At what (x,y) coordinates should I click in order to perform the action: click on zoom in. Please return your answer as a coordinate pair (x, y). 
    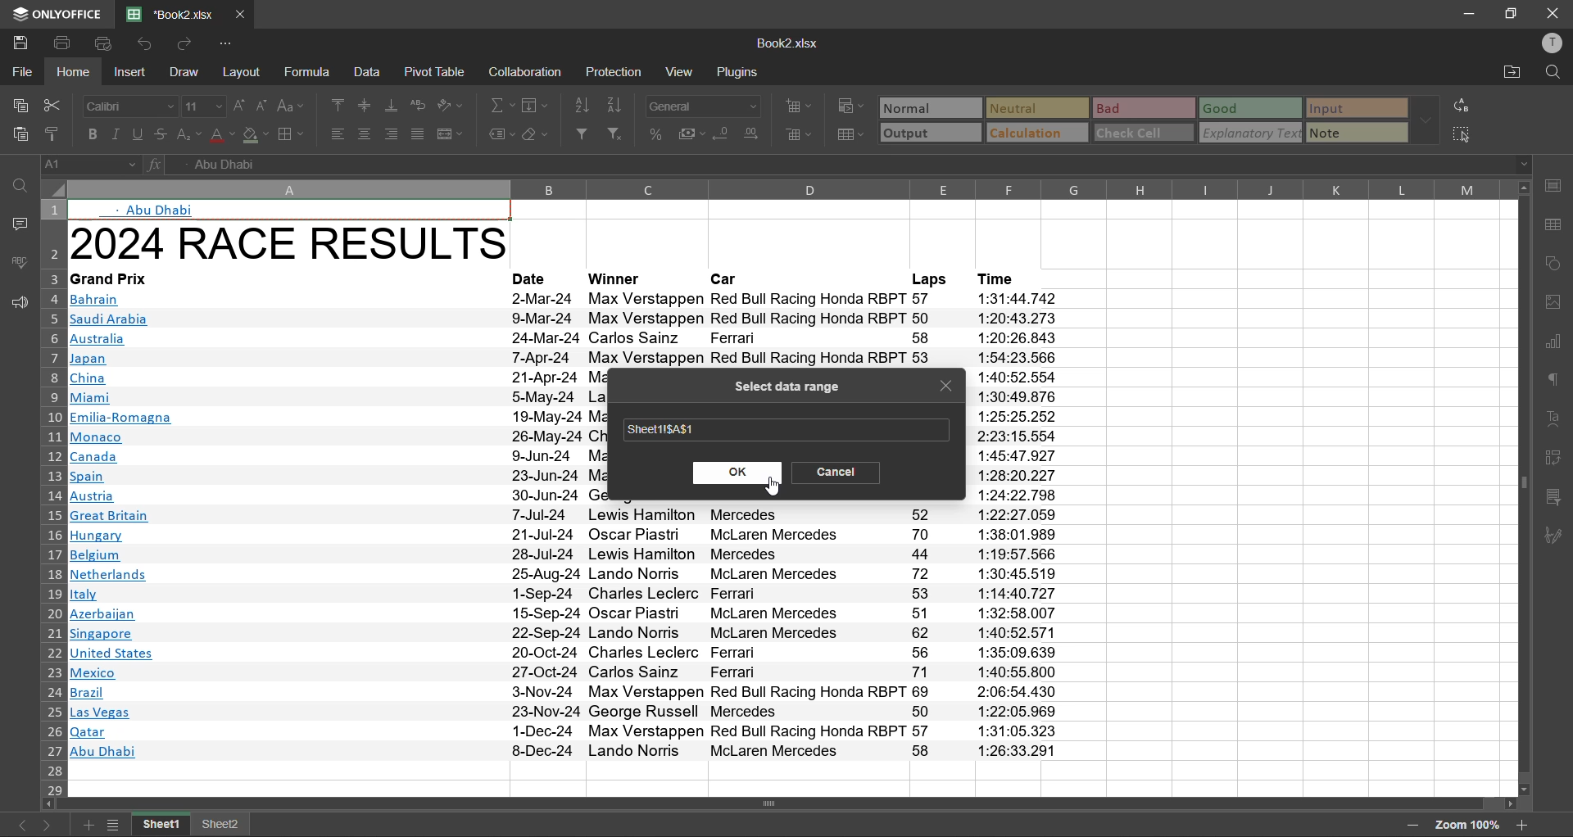
    Looking at the image, I should click on (1521, 823).